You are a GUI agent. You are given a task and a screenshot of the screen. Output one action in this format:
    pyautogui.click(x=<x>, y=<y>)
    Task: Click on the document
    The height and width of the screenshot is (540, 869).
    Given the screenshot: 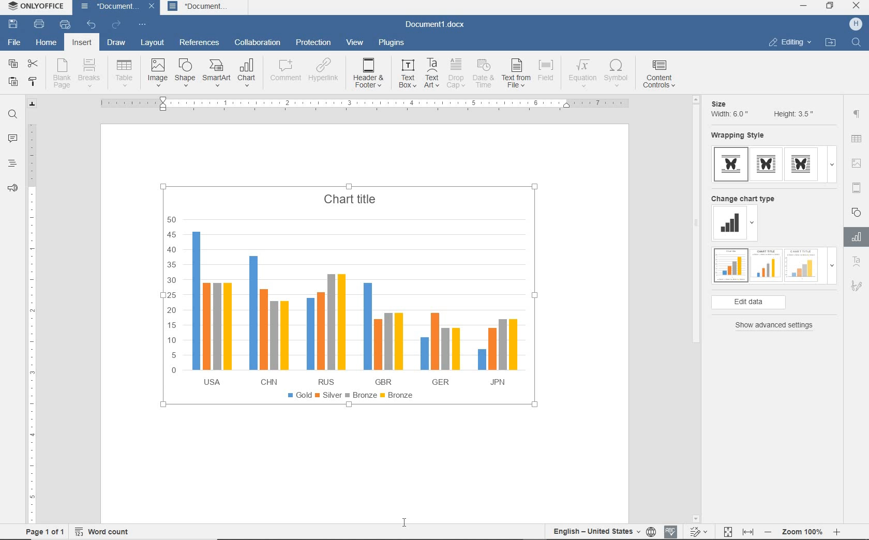 What is the action you would take?
    pyautogui.click(x=206, y=7)
    